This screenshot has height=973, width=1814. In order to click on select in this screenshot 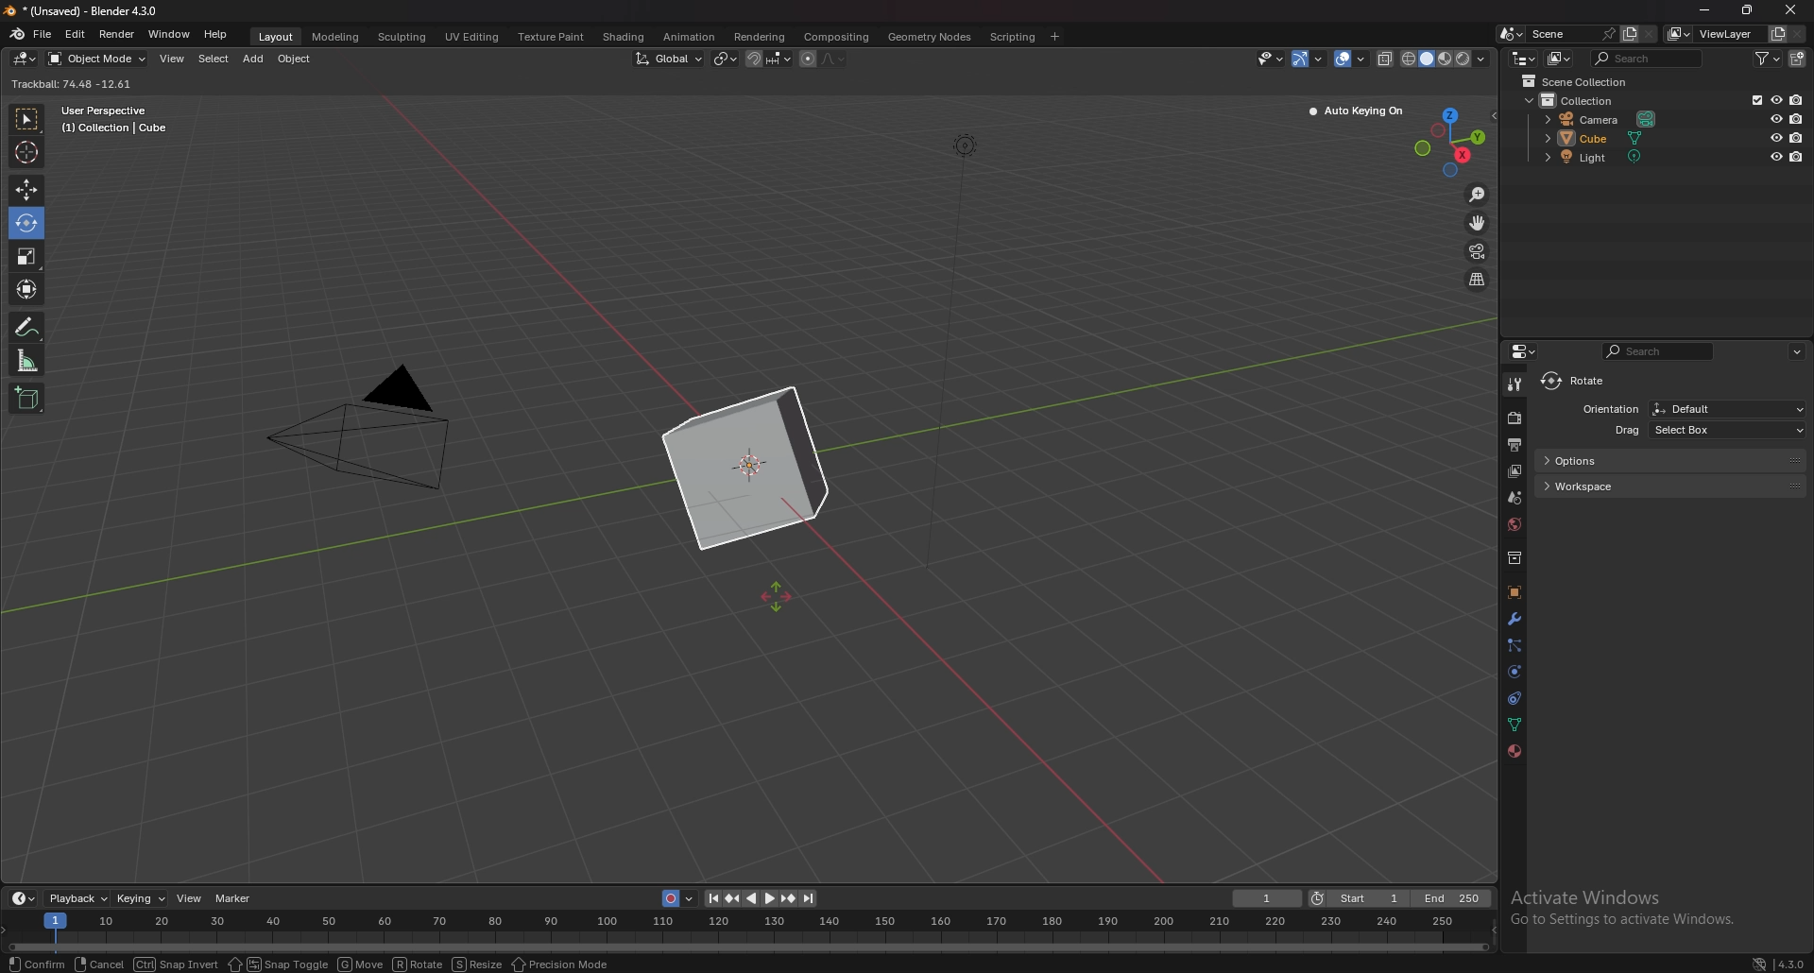, I will do `click(214, 59)`.